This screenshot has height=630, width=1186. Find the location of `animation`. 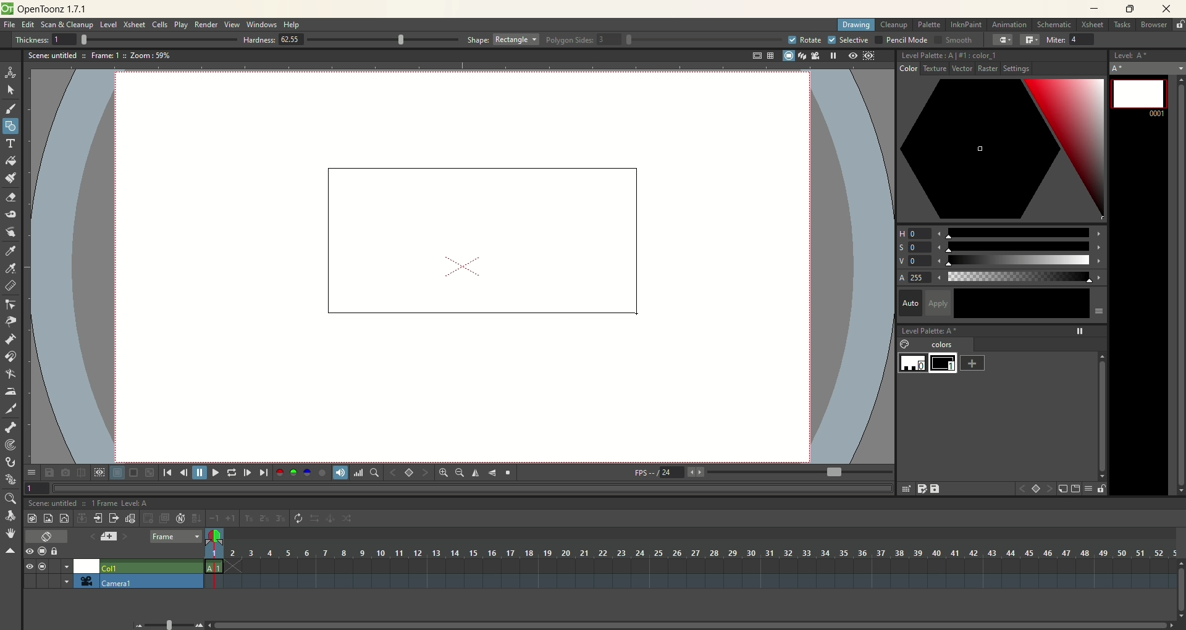

animation is located at coordinates (1012, 25).